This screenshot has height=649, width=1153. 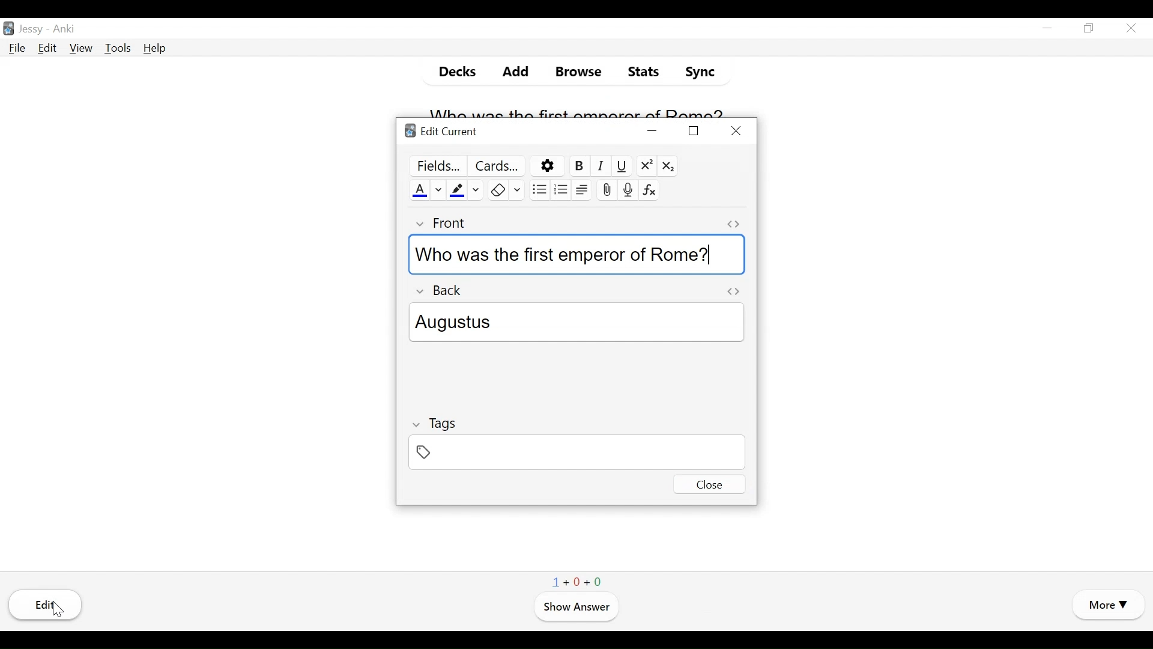 I want to click on Show Answer, so click(x=575, y=608).